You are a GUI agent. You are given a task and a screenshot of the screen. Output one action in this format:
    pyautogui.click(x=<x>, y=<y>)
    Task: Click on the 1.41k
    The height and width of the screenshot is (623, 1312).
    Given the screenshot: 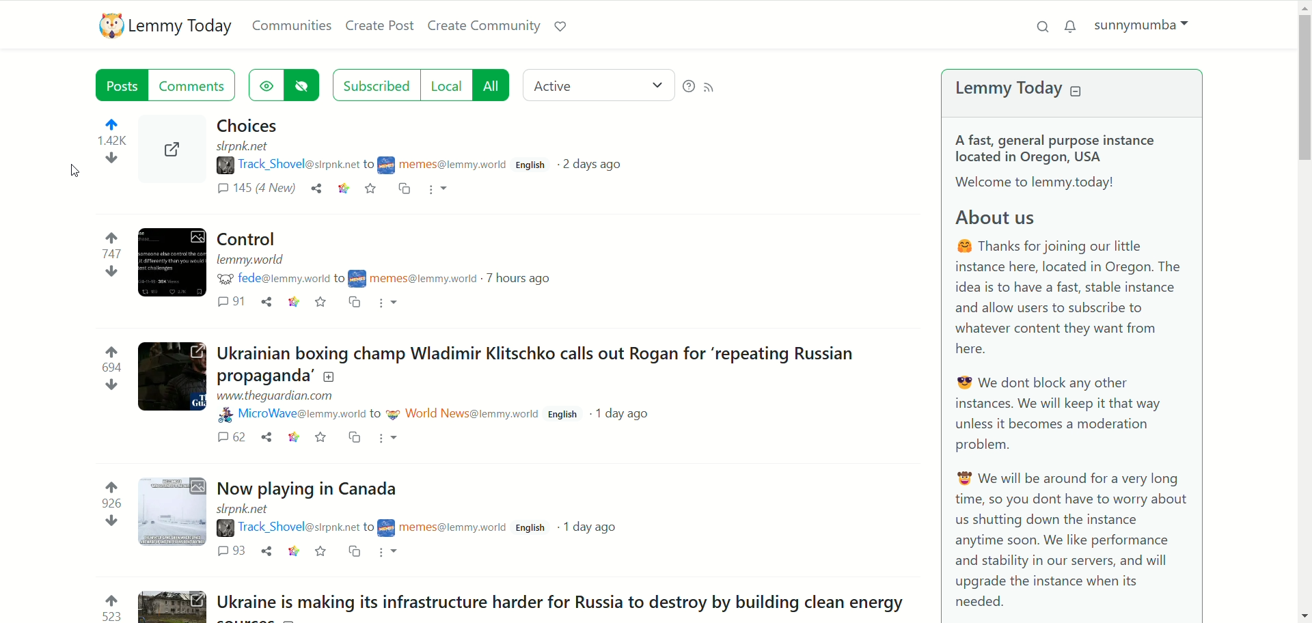 What is the action you would take?
    pyautogui.click(x=110, y=141)
    